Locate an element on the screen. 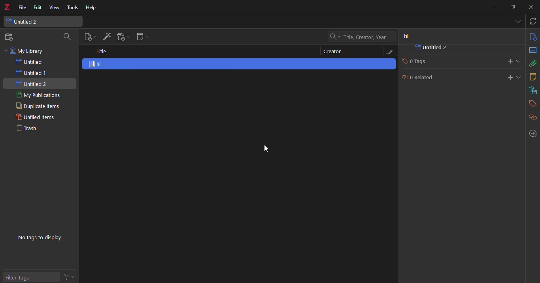 The height and width of the screenshot is (283, 540). untitled 1 is located at coordinates (31, 72).